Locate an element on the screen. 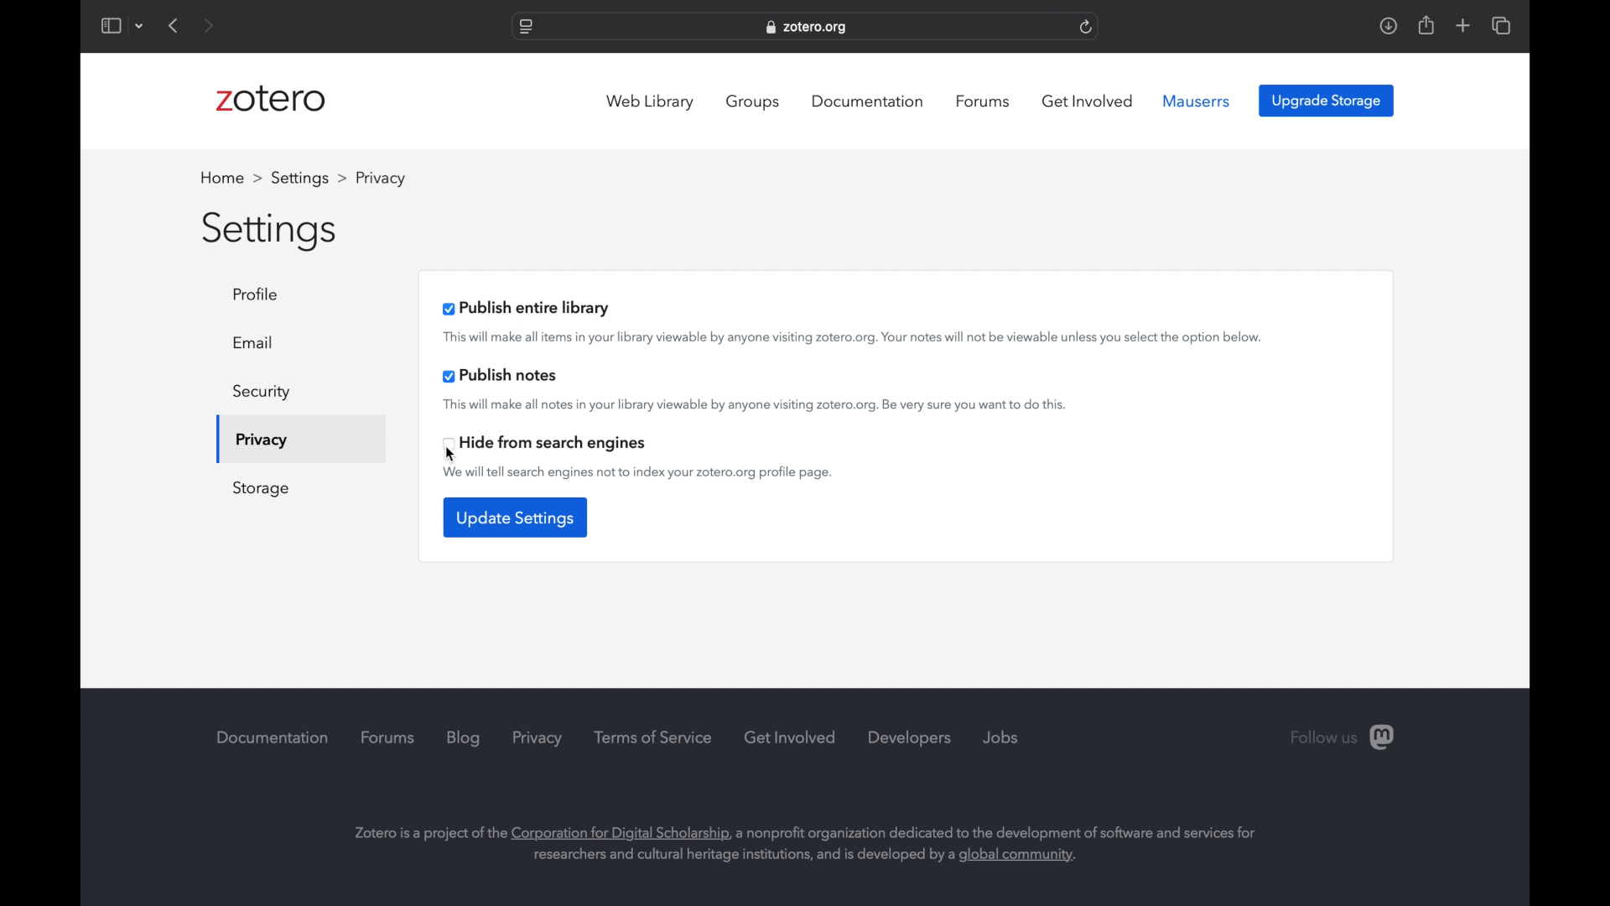 This screenshot has height=906, width=1610. zotero.org is located at coordinates (808, 27).